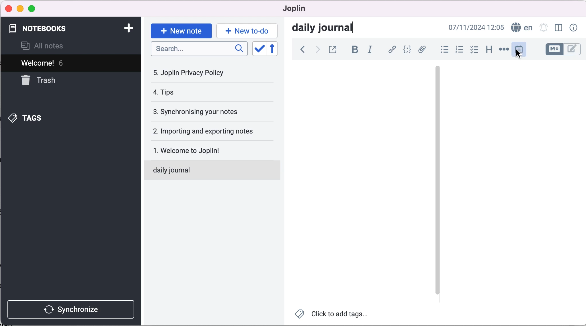 The width and height of the screenshot is (586, 326). I want to click on forward, so click(317, 49).